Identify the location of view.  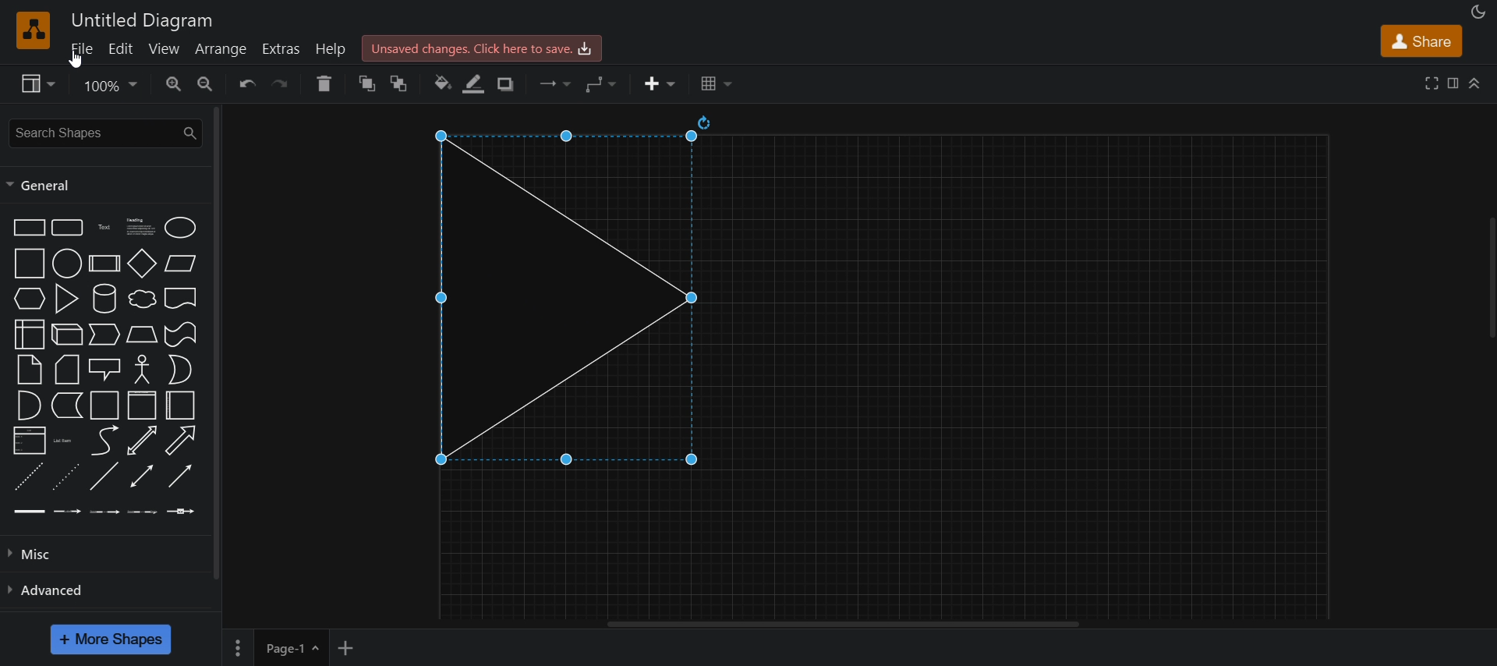
(165, 48).